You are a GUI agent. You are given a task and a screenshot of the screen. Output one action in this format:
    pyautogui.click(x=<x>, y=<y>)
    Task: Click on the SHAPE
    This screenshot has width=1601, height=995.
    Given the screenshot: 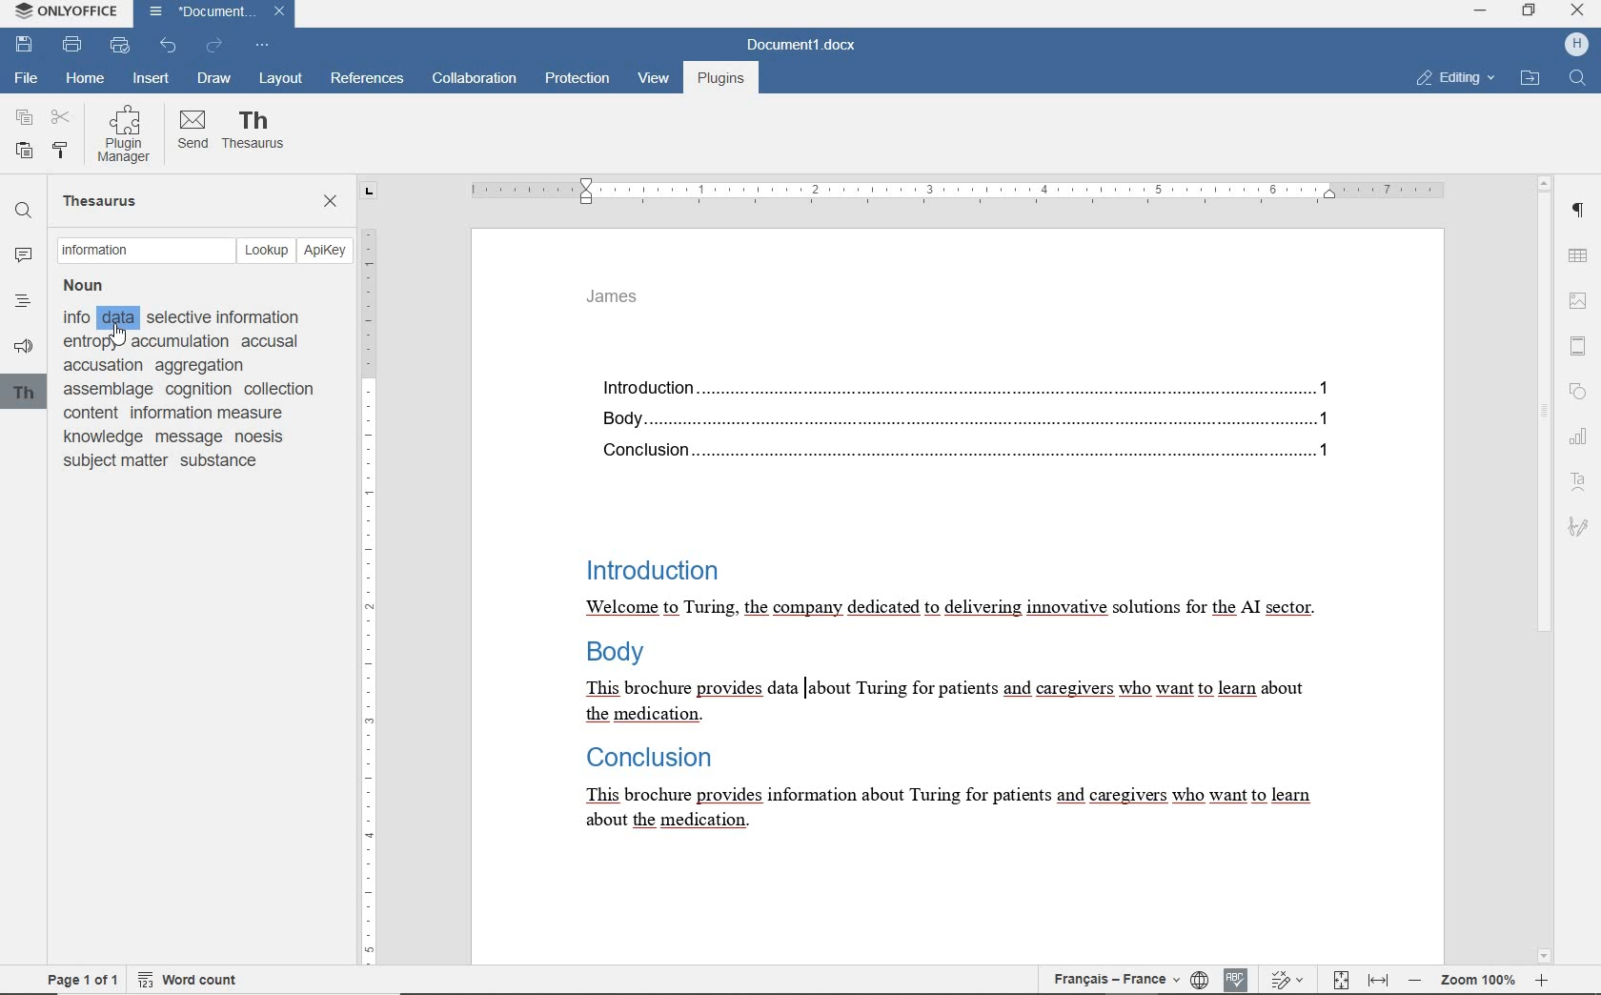 What is the action you would take?
    pyautogui.click(x=1576, y=390)
    